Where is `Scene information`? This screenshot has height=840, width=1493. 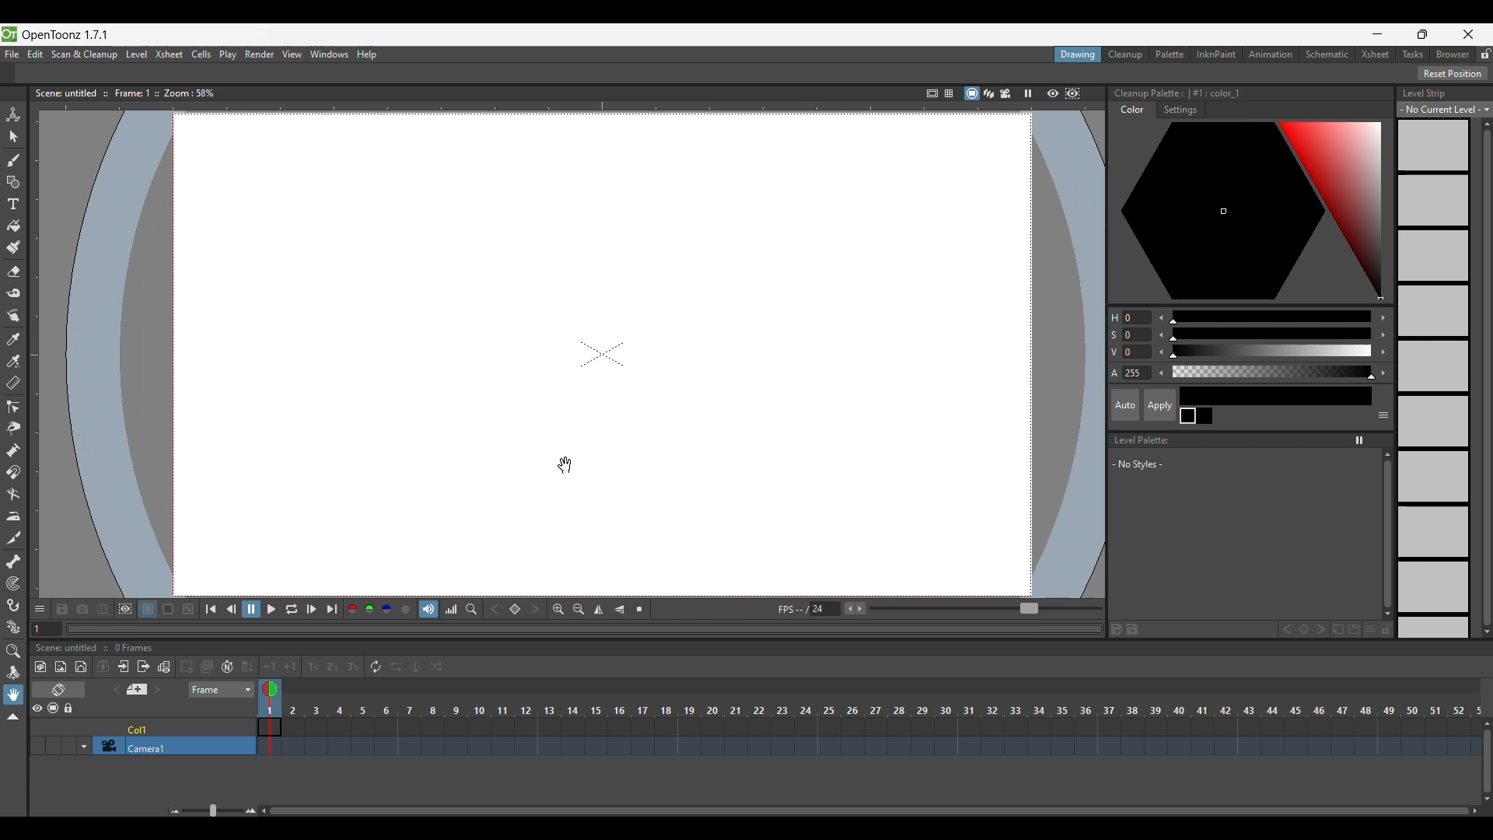 Scene information is located at coordinates (126, 93).